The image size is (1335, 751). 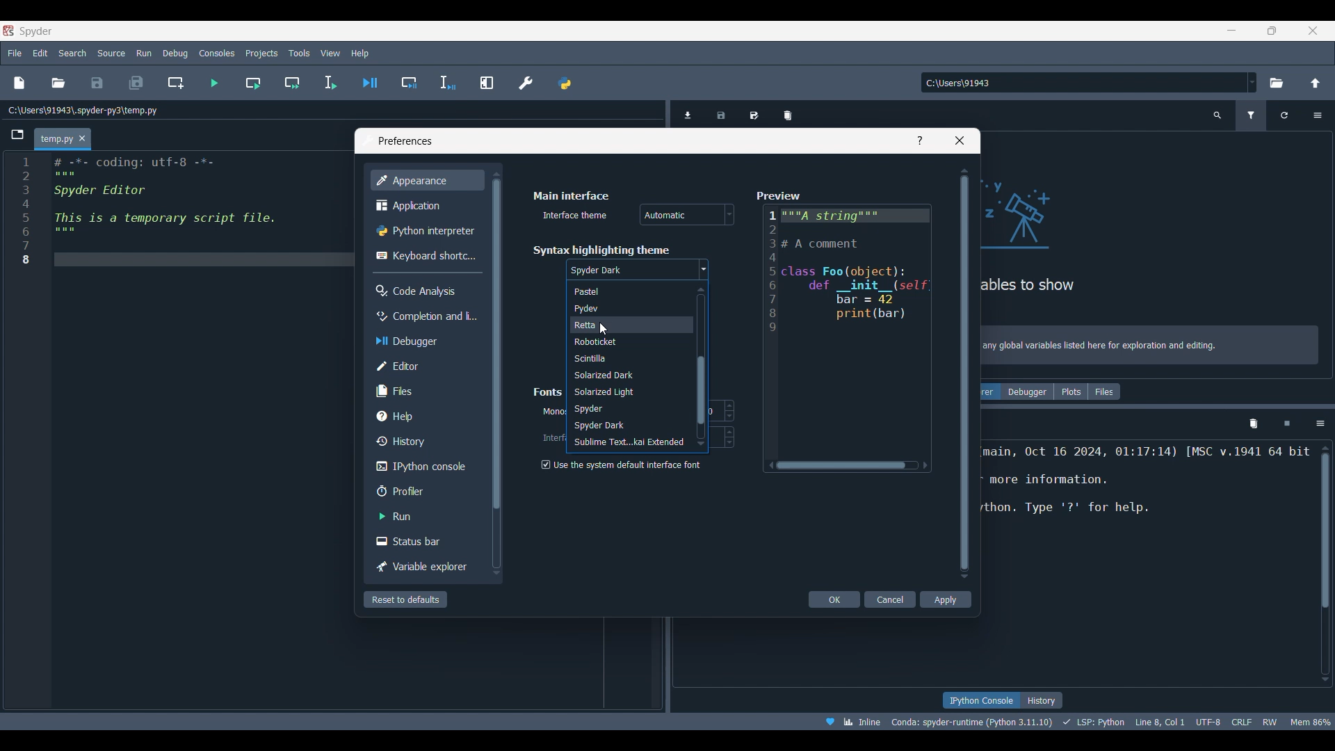 What do you see at coordinates (552, 438) in the screenshot?
I see `Indicates interface settings` at bounding box center [552, 438].